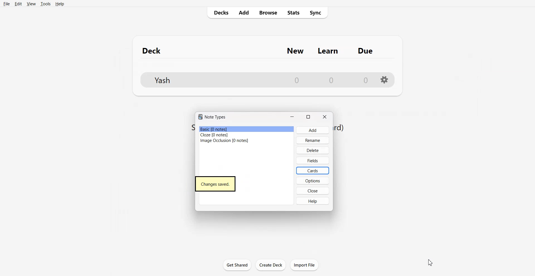 This screenshot has height=276, width=535. I want to click on Import File, so click(305, 265).